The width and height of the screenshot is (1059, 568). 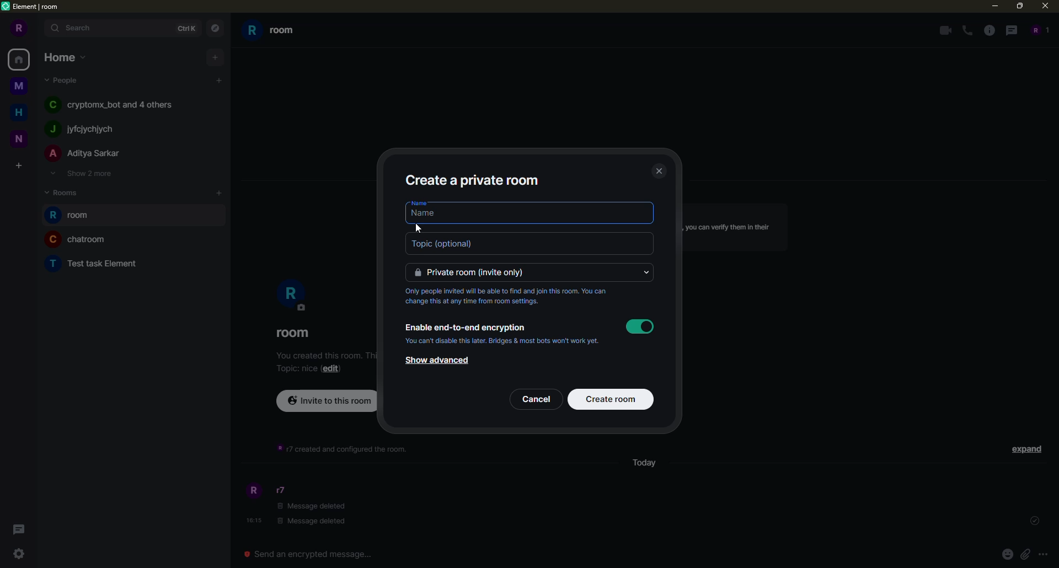 What do you see at coordinates (220, 193) in the screenshot?
I see `add` at bounding box center [220, 193].